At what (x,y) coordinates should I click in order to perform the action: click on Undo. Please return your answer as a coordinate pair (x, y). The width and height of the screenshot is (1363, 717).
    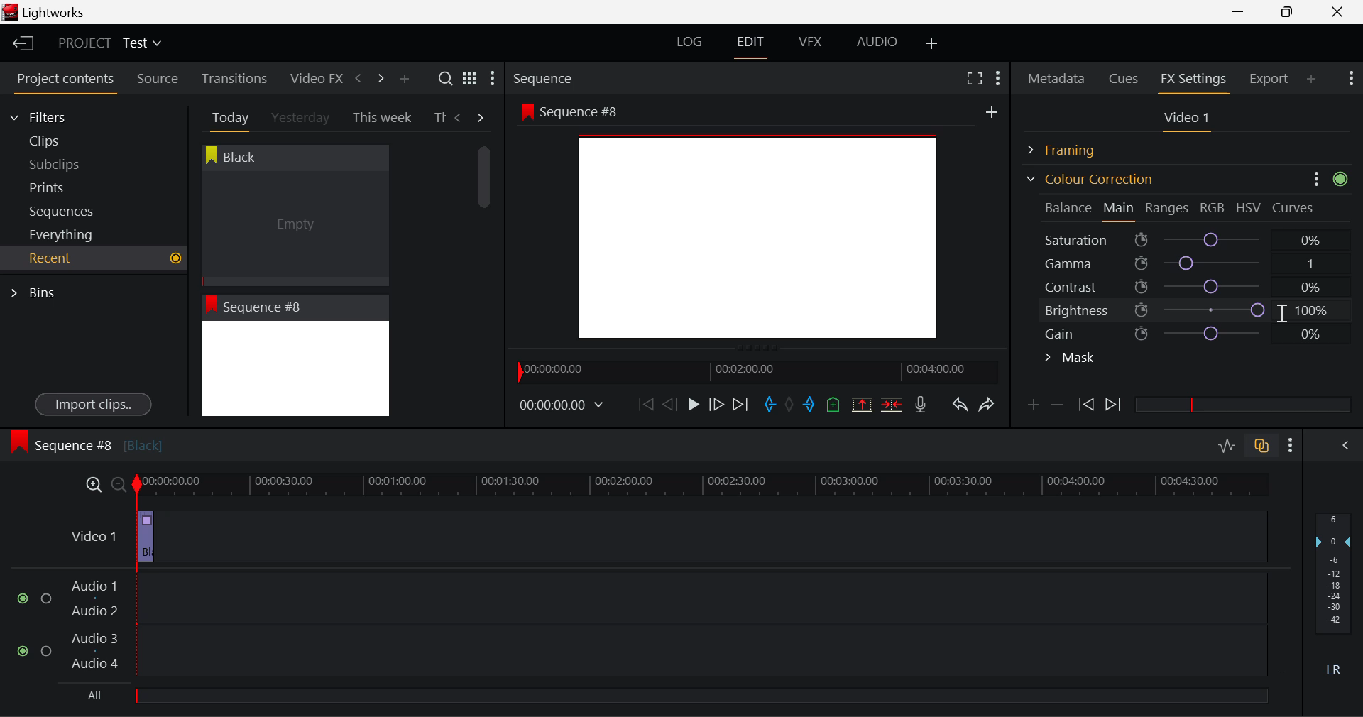
    Looking at the image, I should click on (959, 407).